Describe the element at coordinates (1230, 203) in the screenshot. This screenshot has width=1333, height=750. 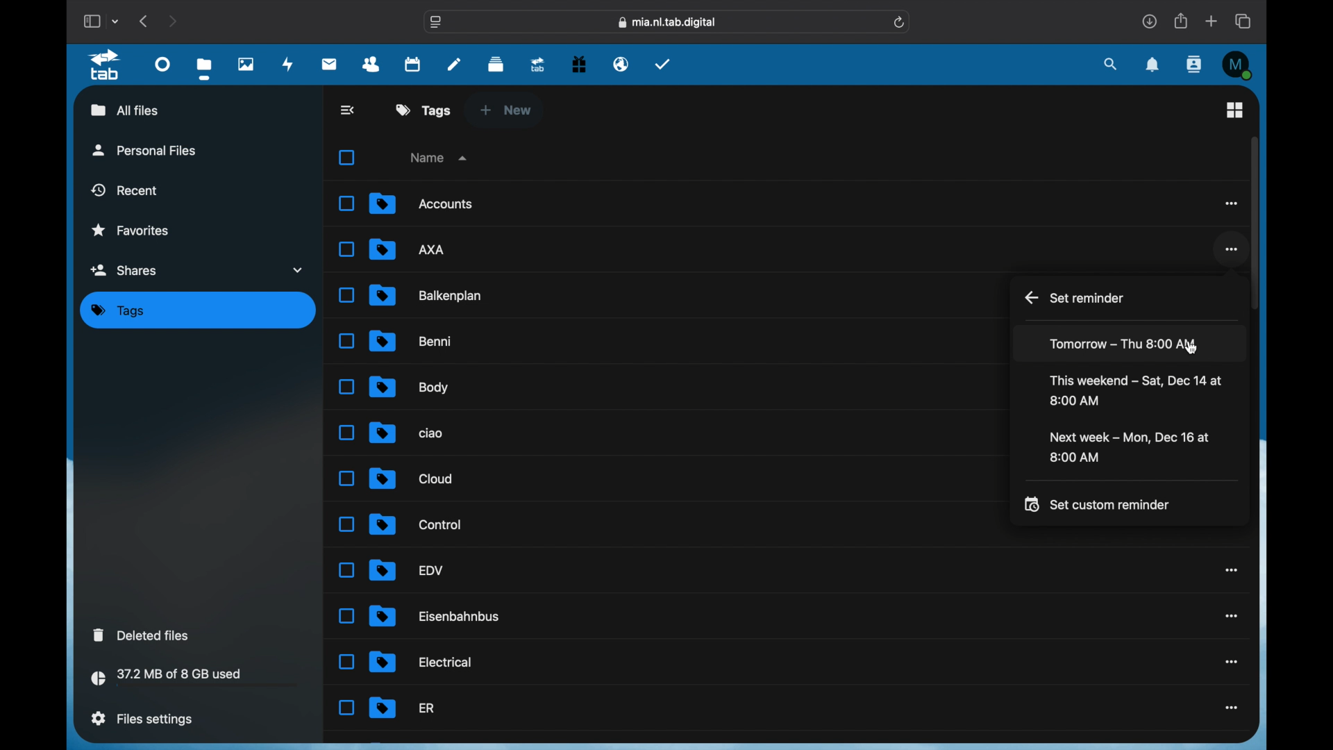
I see `more options` at that location.